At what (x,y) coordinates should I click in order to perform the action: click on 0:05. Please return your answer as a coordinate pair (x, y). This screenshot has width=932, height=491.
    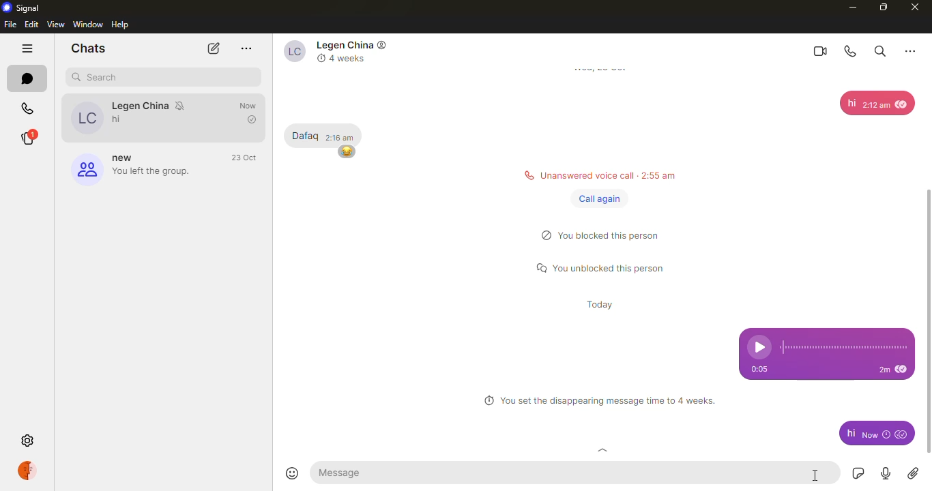
    Looking at the image, I should click on (765, 368).